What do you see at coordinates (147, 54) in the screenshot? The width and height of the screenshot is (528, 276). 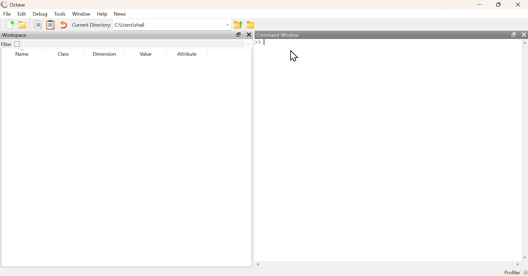 I see `Value` at bounding box center [147, 54].